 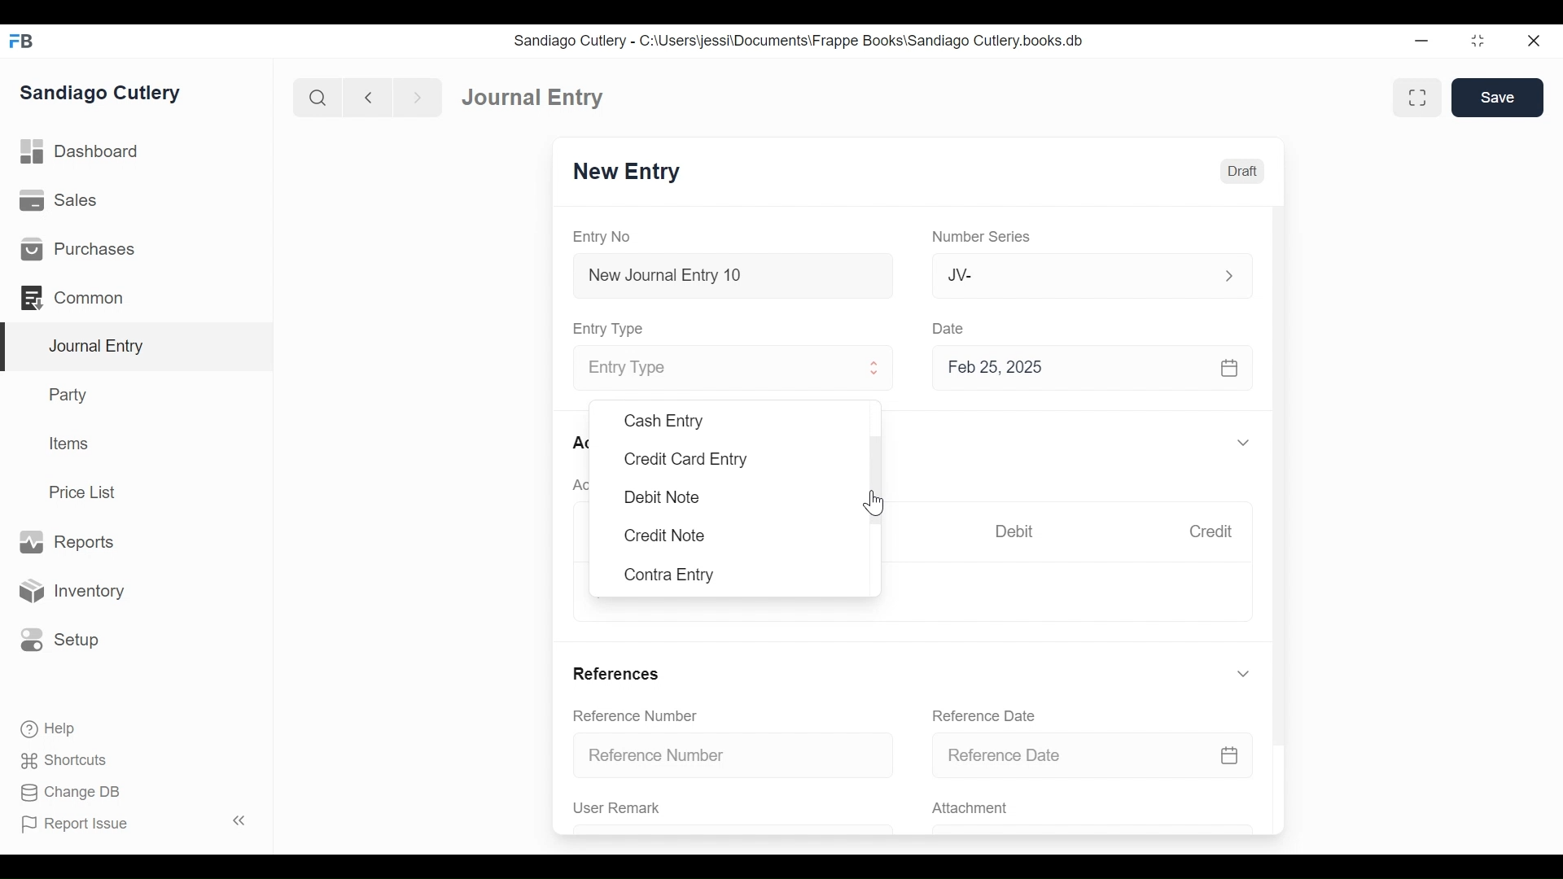 What do you see at coordinates (663, 420) in the screenshot?
I see `Cash Entry` at bounding box center [663, 420].